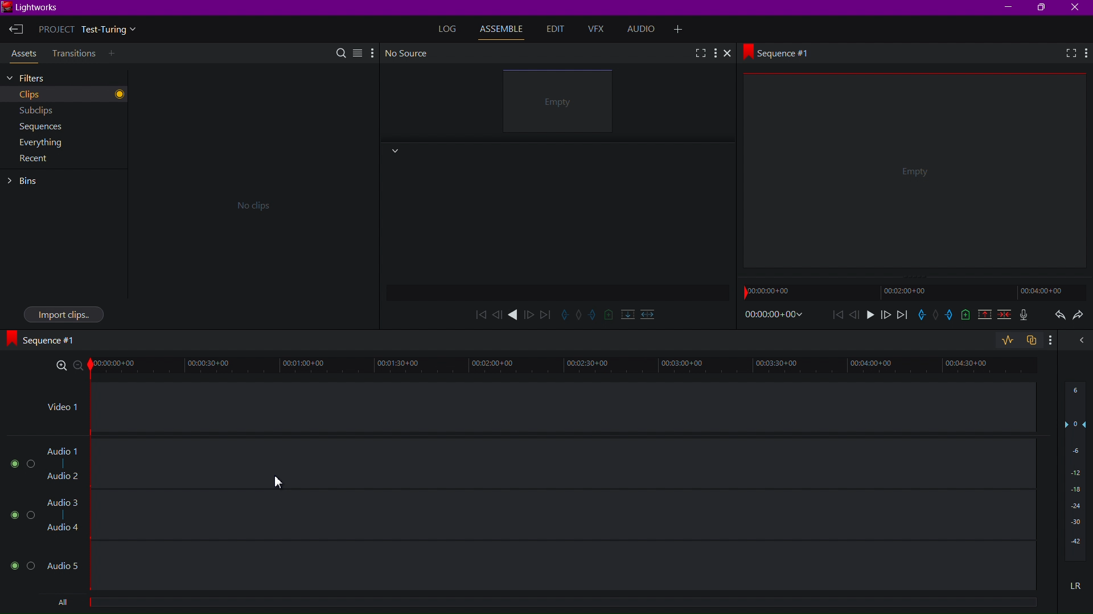  What do you see at coordinates (565, 314) in the screenshot?
I see `expand edit` at bounding box center [565, 314].